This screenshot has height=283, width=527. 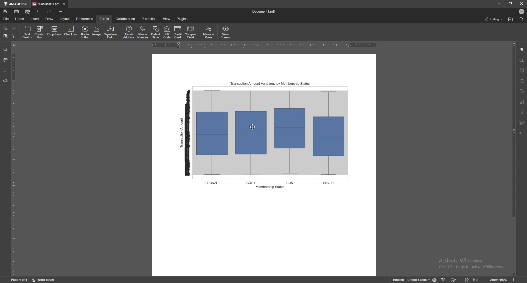 What do you see at coordinates (182, 19) in the screenshot?
I see `plugins` at bounding box center [182, 19].